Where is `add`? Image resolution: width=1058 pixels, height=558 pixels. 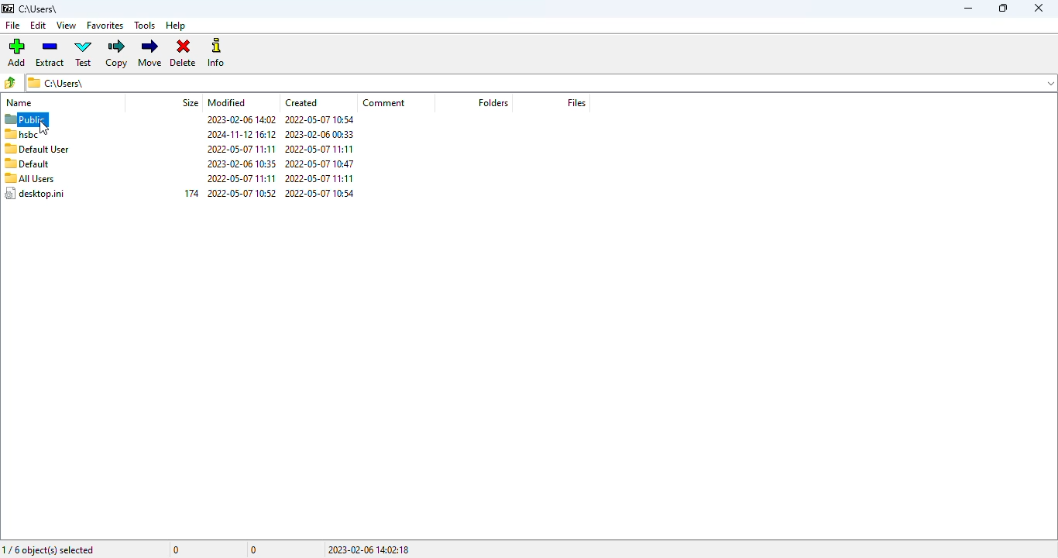 add is located at coordinates (16, 52).